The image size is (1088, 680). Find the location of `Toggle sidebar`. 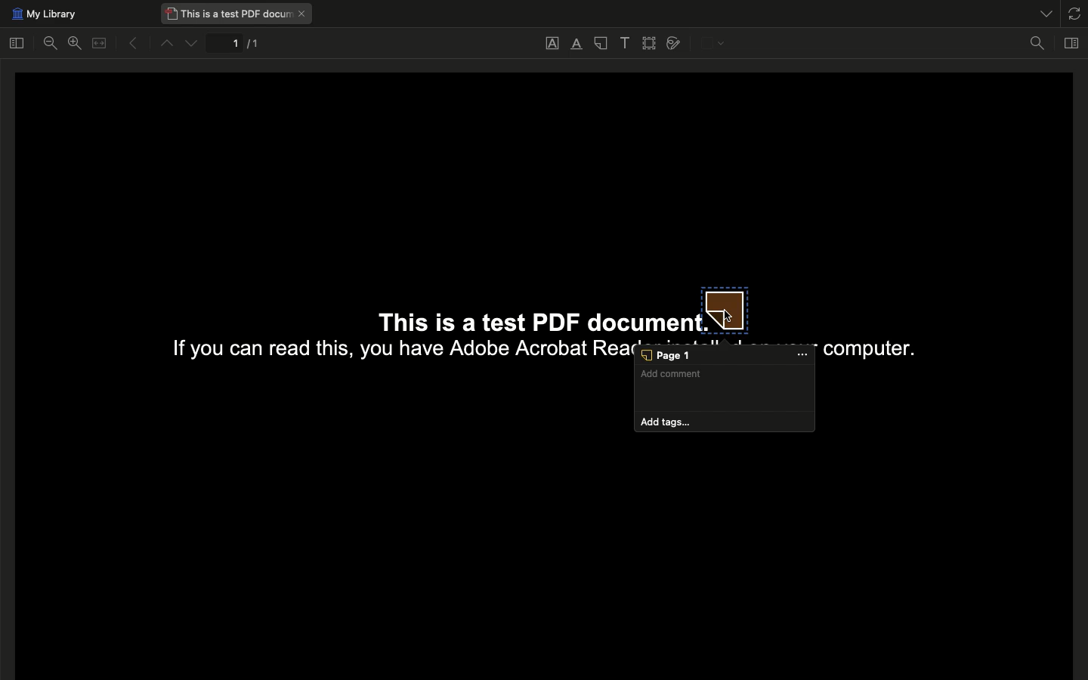

Toggle sidebar is located at coordinates (17, 42).